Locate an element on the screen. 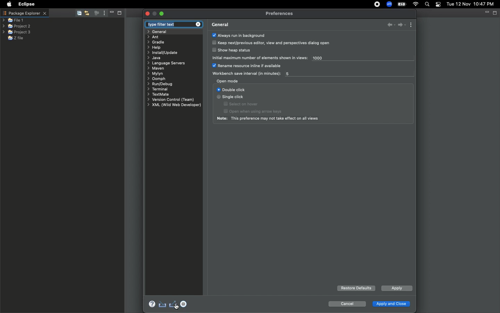 This screenshot has height=313, width=500. Record is located at coordinates (185, 304).